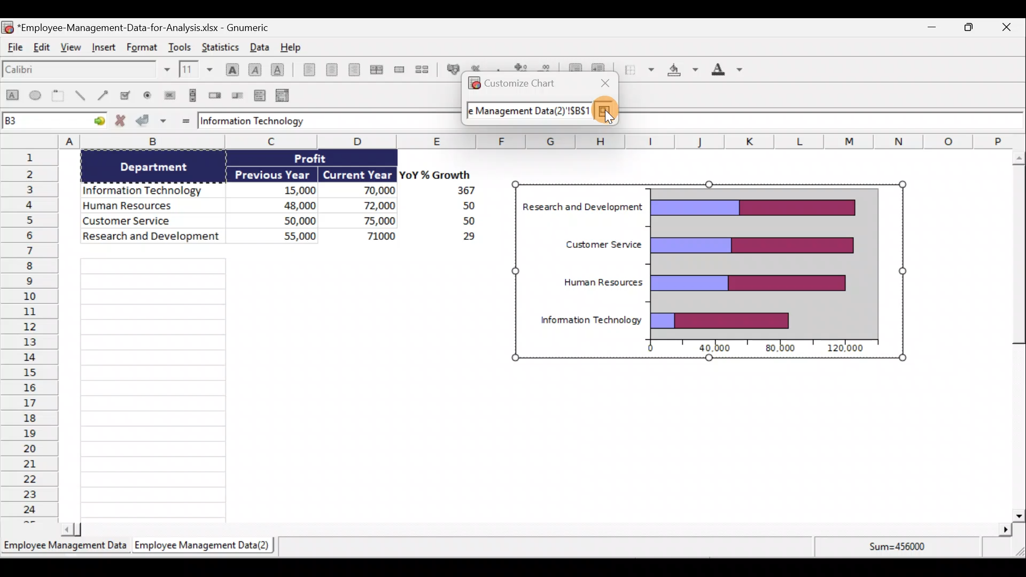 The height and width of the screenshot is (577, 1026). What do you see at coordinates (426, 71) in the screenshot?
I see `Split a merged range of cells` at bounding box center [426, 71].